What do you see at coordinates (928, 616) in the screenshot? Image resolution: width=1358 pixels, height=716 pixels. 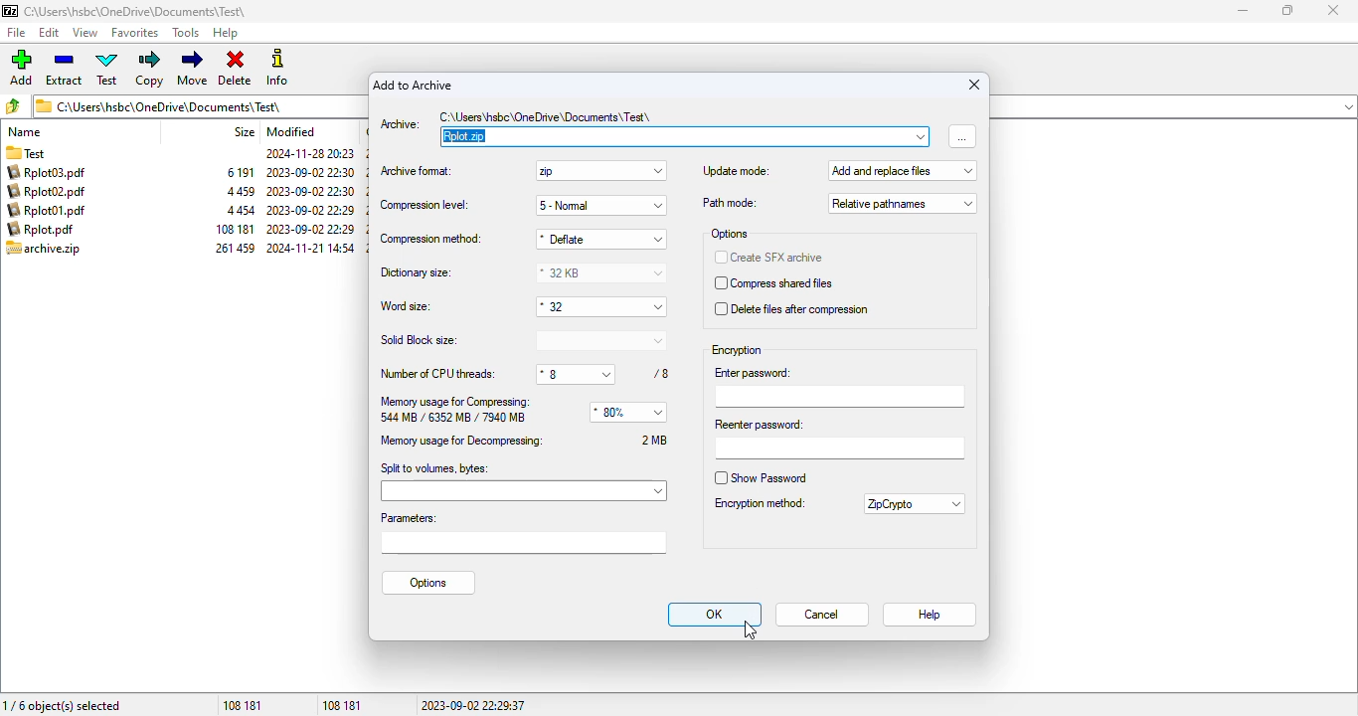 I see `help` at bounding box center [928, 616].